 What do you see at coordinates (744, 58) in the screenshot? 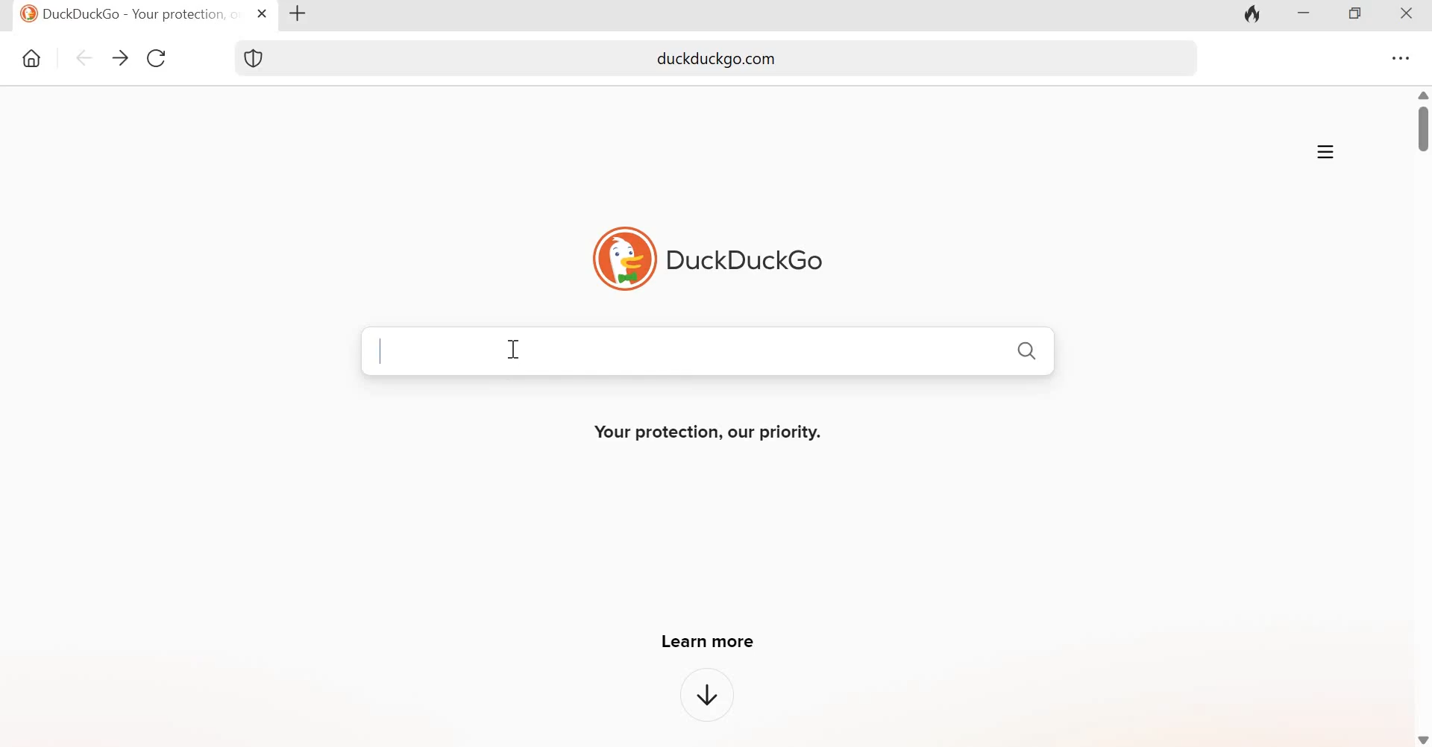
I see `duckduckgo.com` at bounding box center [744, 58].